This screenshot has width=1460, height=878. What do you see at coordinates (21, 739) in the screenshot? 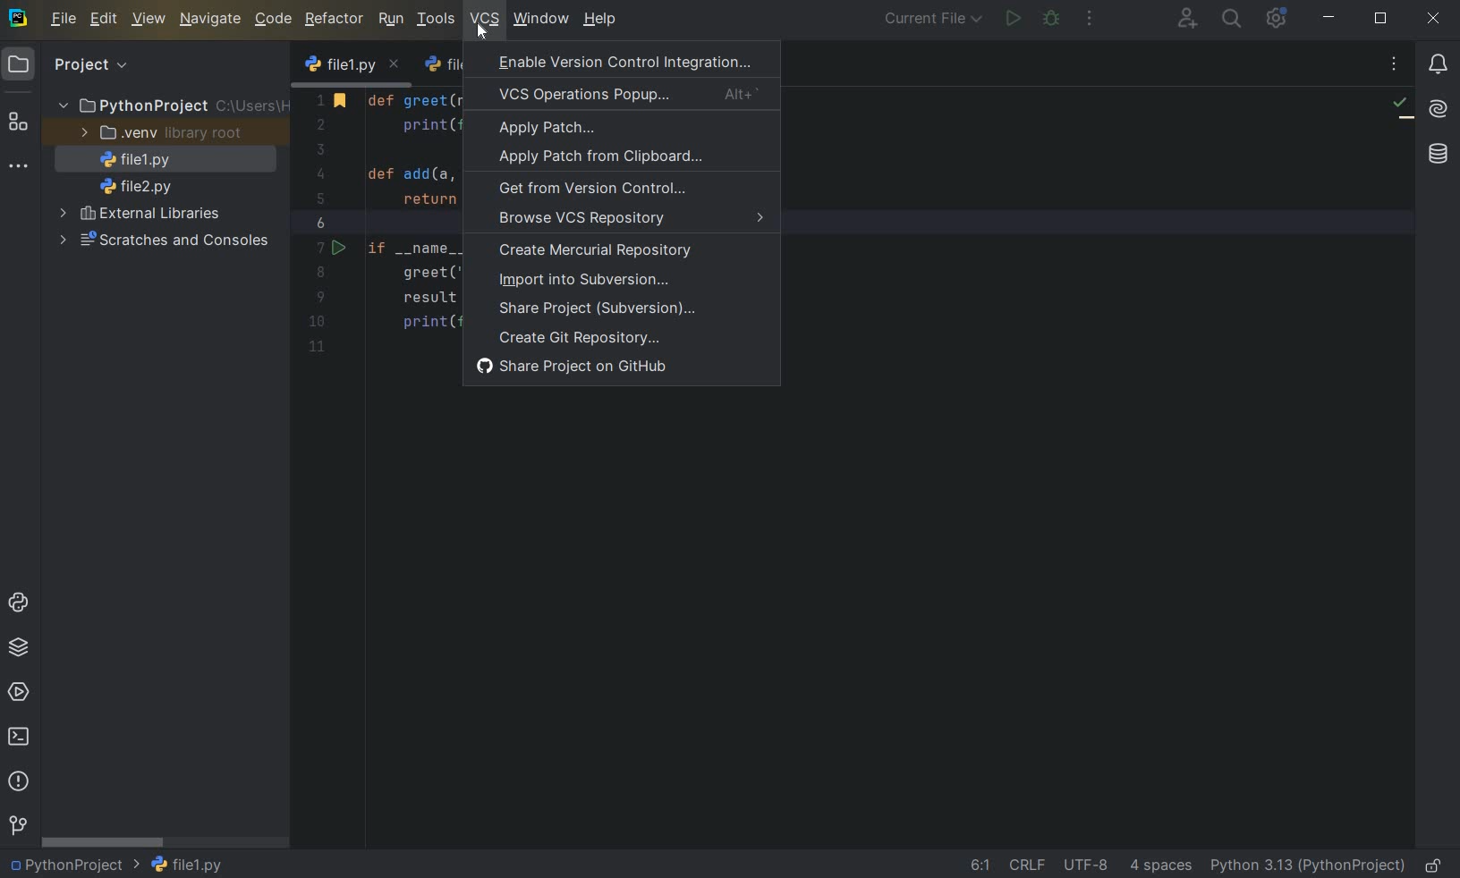
I see `terminal` at bounding box center [21, 739].